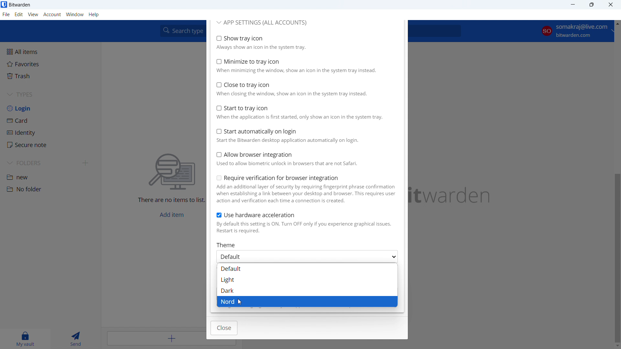 The height and width of the screenshot is (349, 621). What do you see at coordinates (94, 15) in the screenshot?
I see `help` at bounding box center [94, 15].